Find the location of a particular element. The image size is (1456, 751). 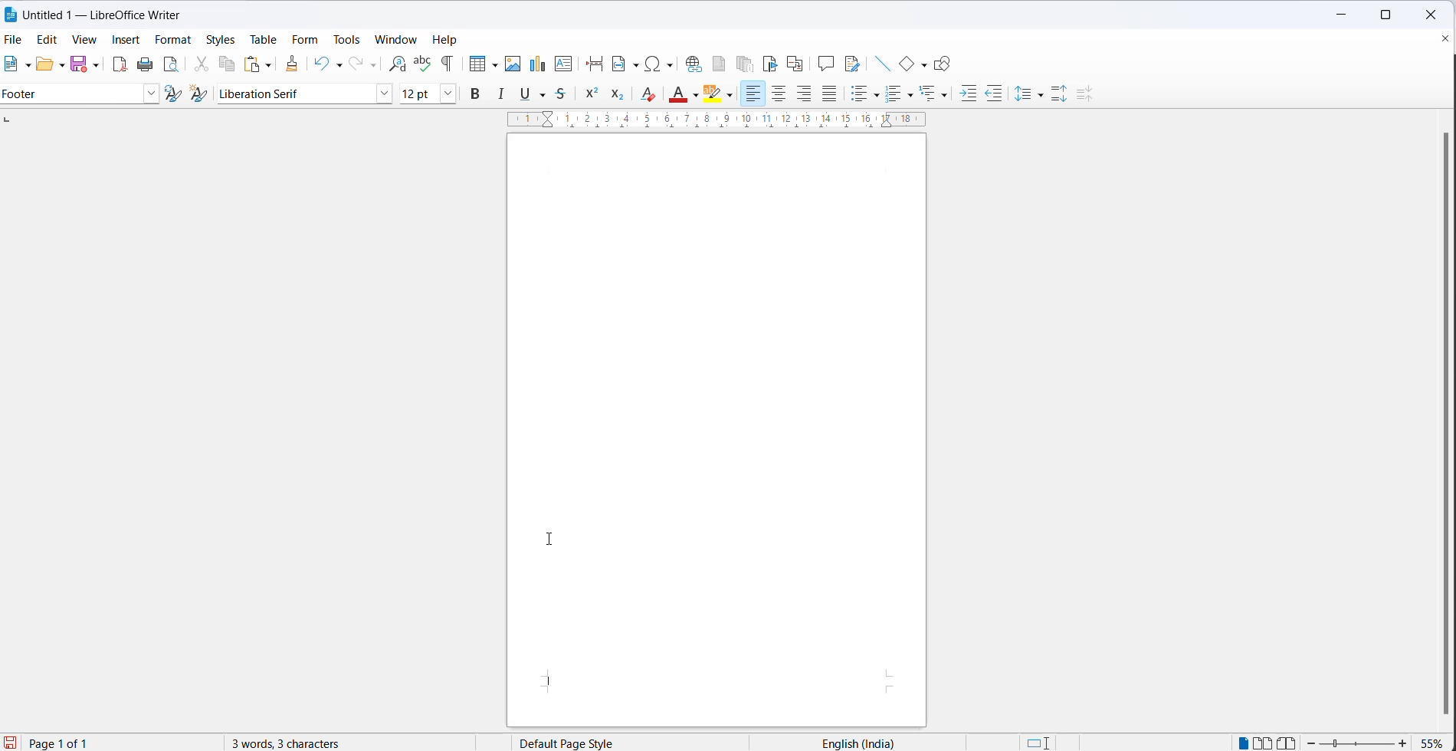

print preview is located at coordinates (170, 65).